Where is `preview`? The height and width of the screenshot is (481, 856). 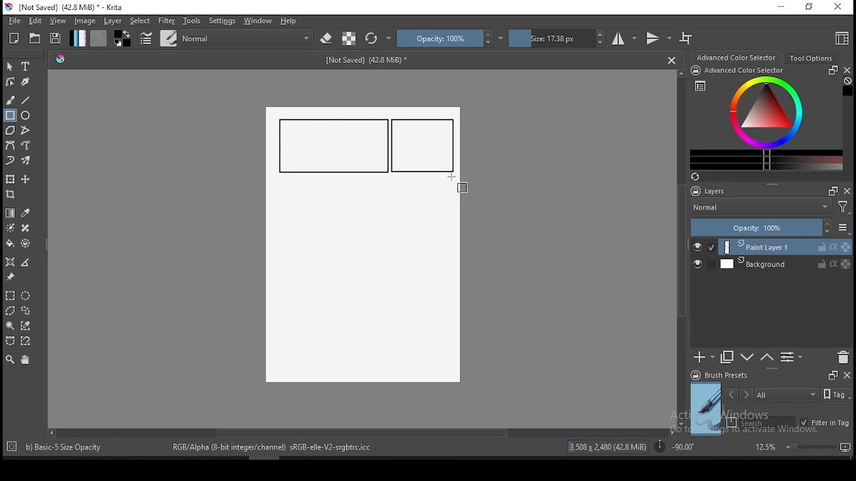
preview is located at coordinates (706, 409).